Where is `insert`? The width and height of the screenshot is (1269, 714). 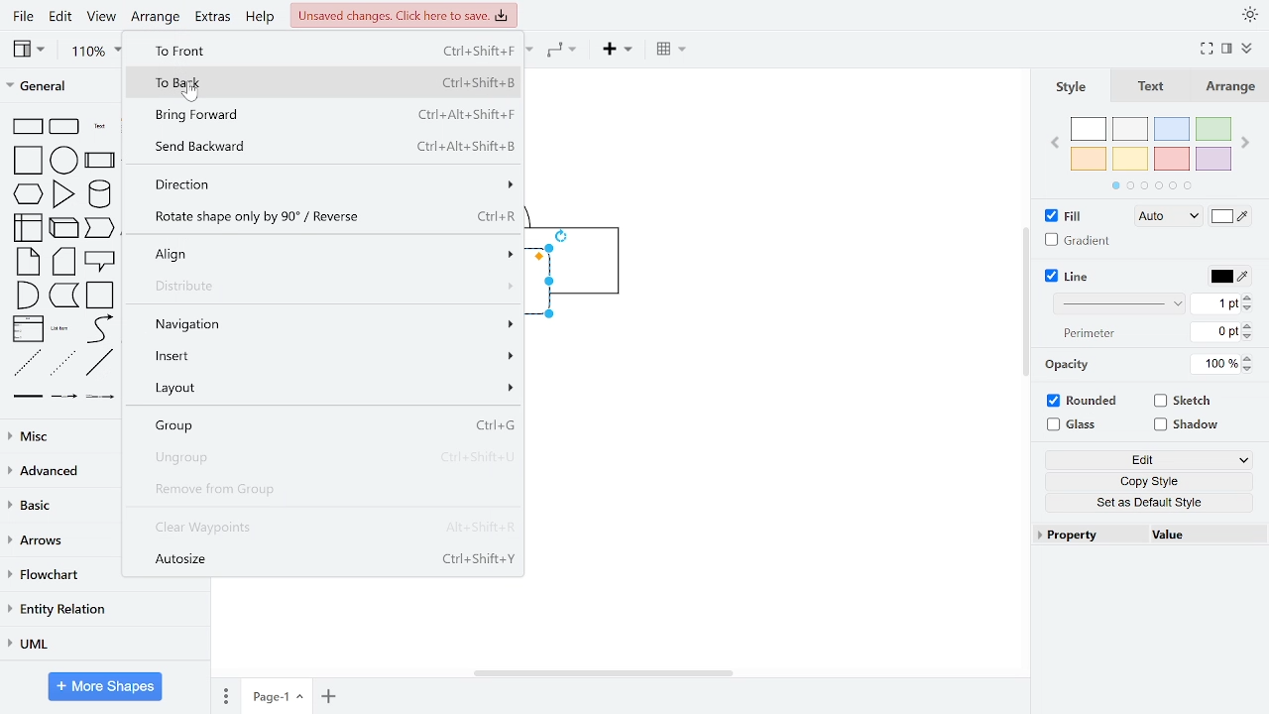 insert is located at coordinates (328, 356).